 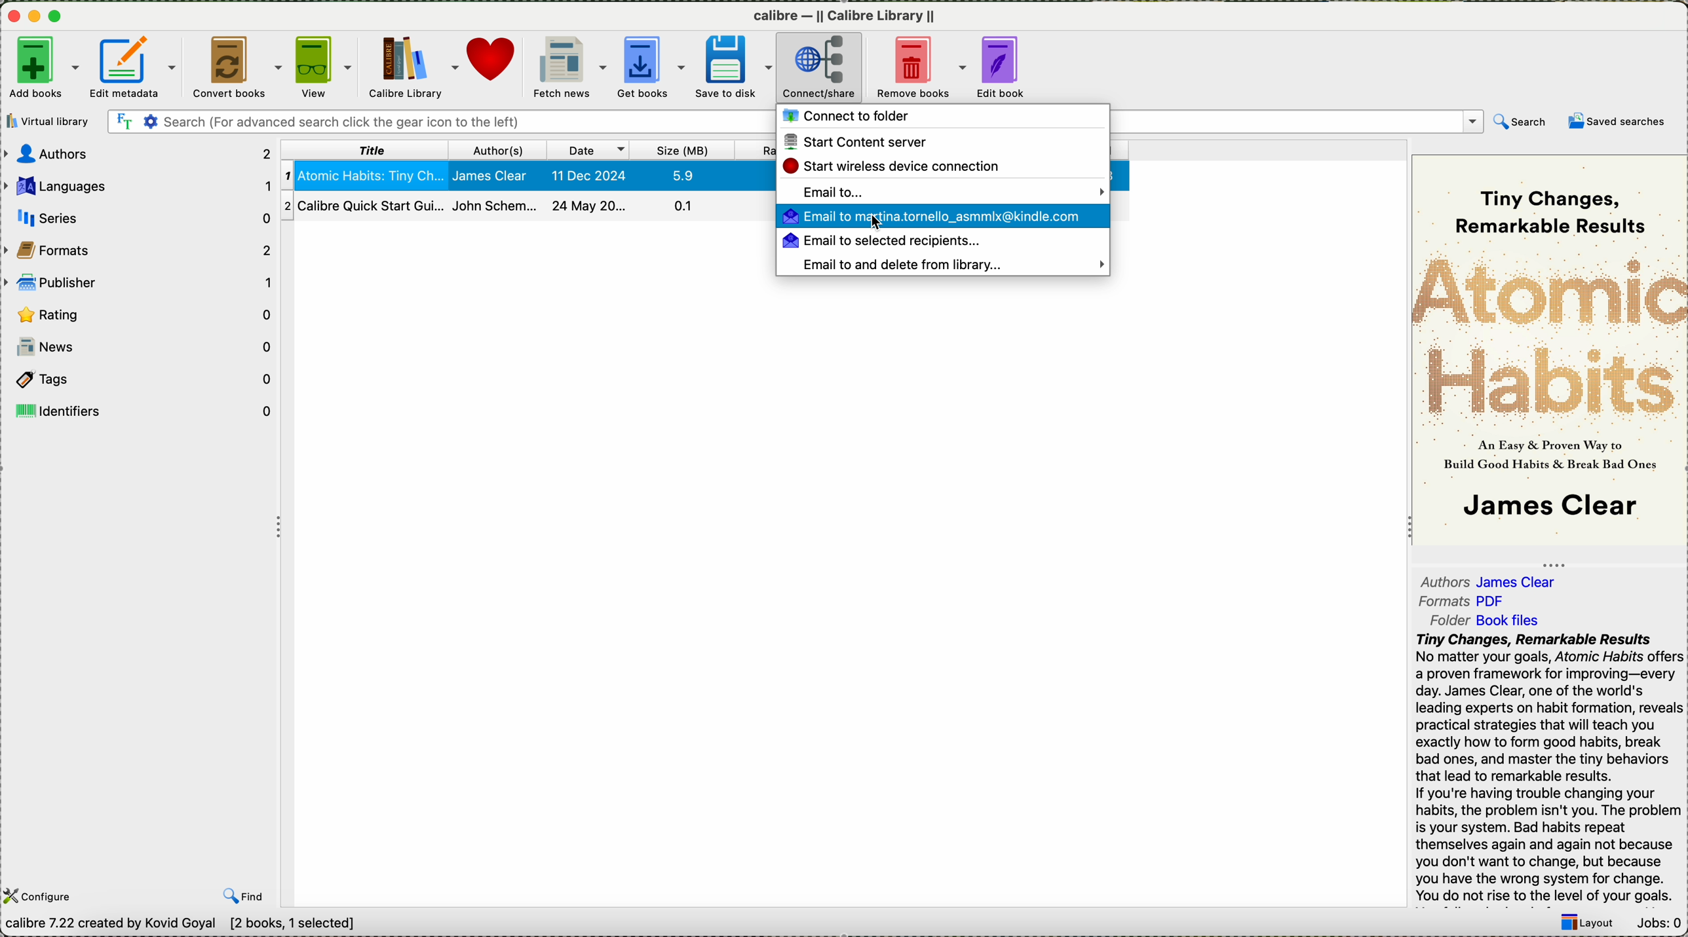 I want to click on date, so click(x=590, y=149).